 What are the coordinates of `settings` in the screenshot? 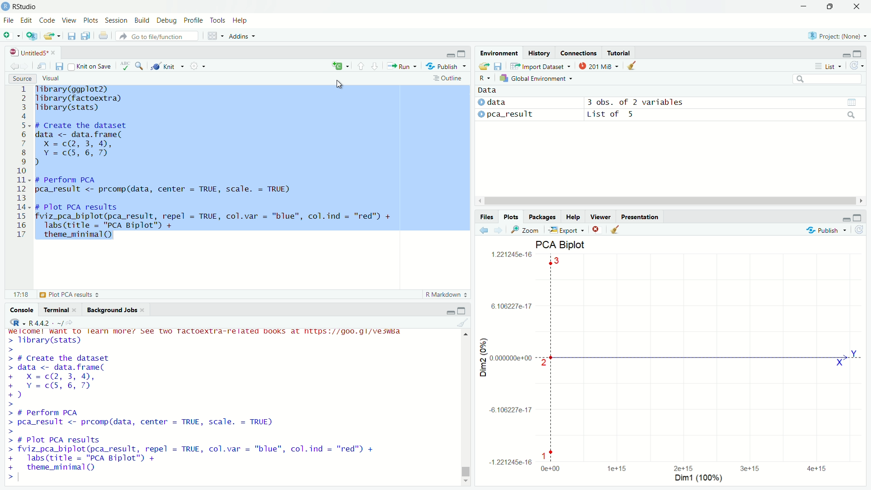 It's located at (196, 65).